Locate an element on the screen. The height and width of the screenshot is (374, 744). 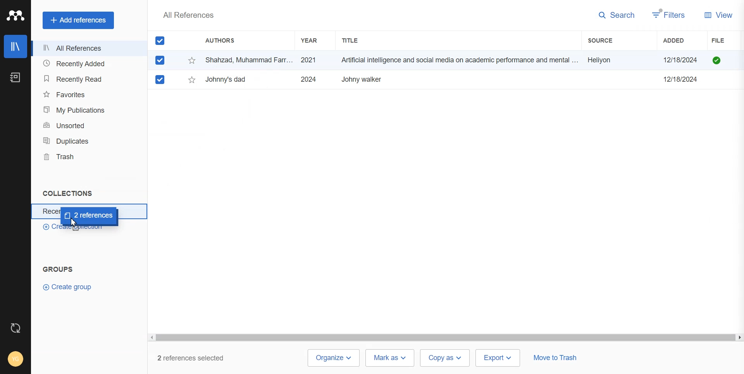
Favorites is located at coordinates (87, 94).